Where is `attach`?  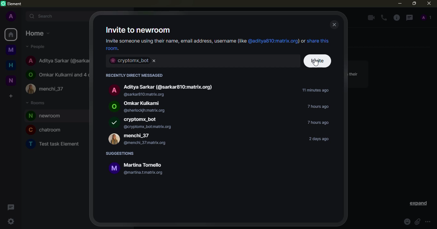 attach is located at coordinates (417, 222).